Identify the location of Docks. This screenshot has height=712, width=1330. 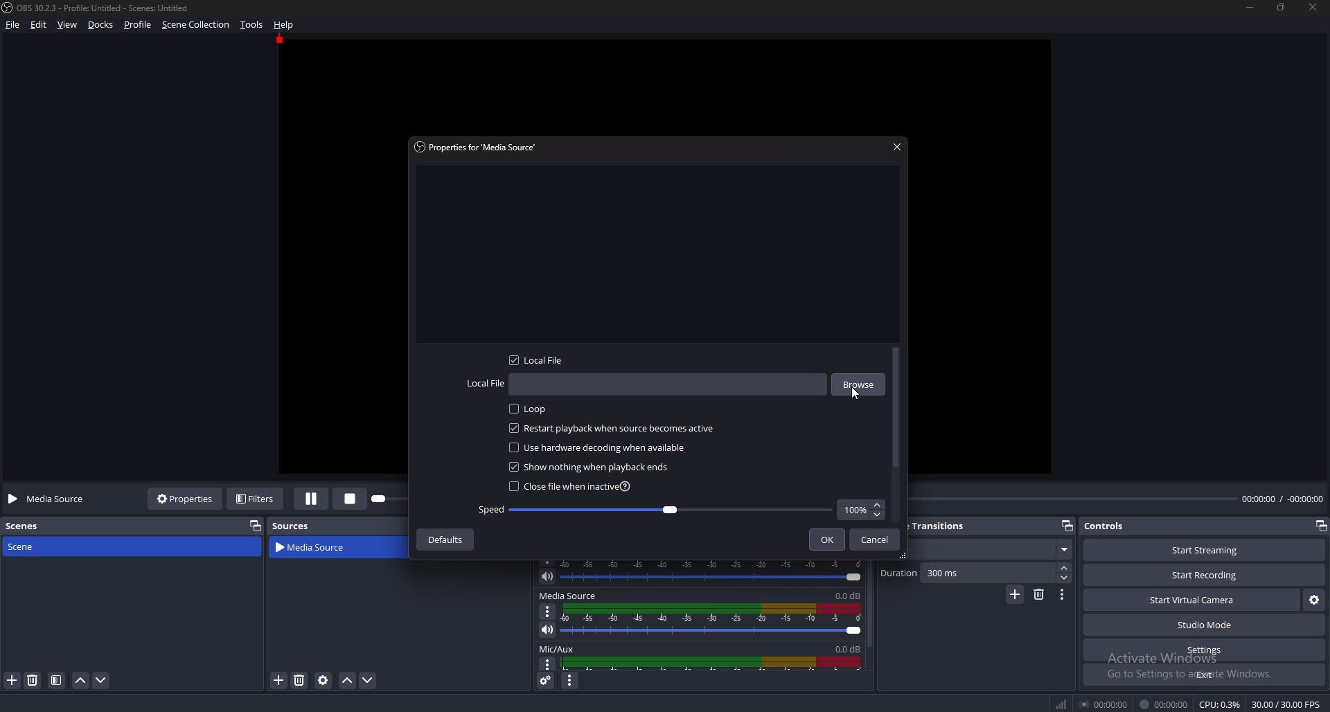
(103, 25).